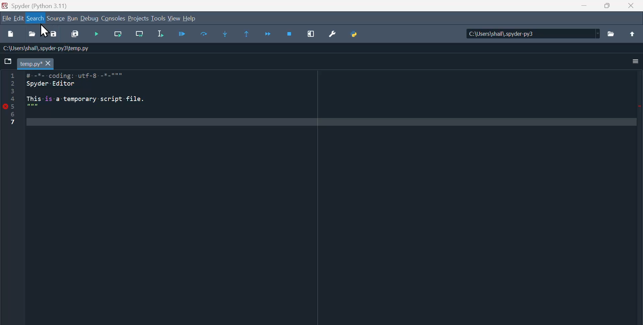  I want to click on Step into function, so click(225, 34).